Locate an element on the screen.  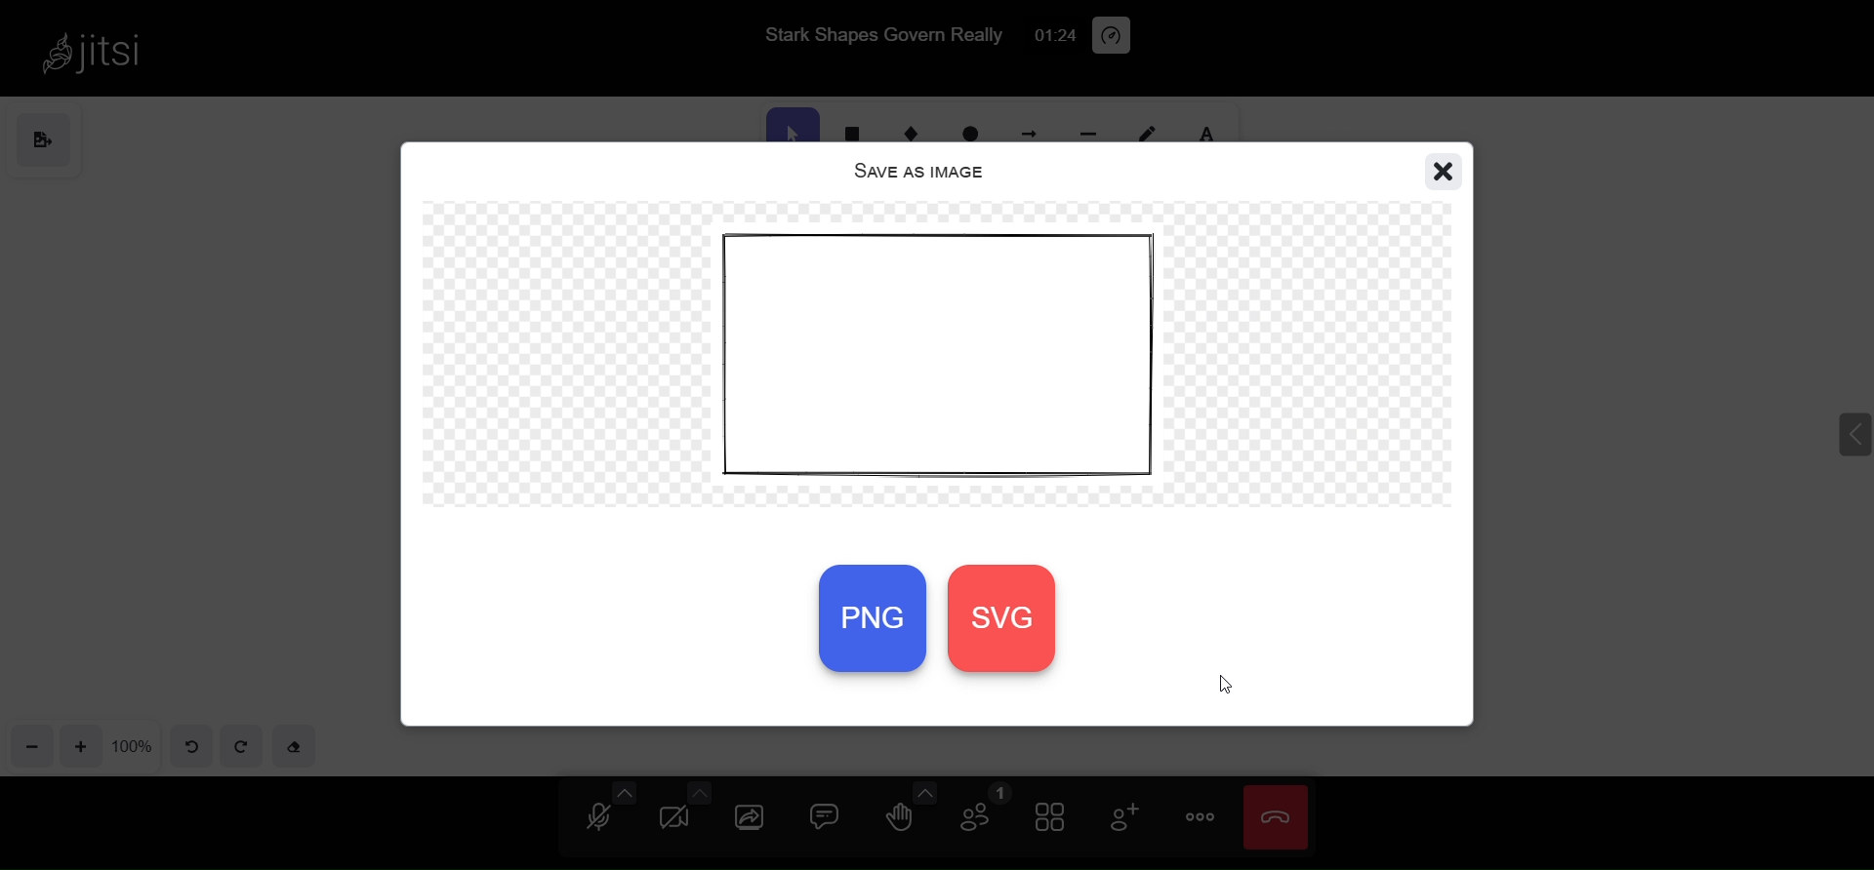
chat is located at coordinates (827, 816).